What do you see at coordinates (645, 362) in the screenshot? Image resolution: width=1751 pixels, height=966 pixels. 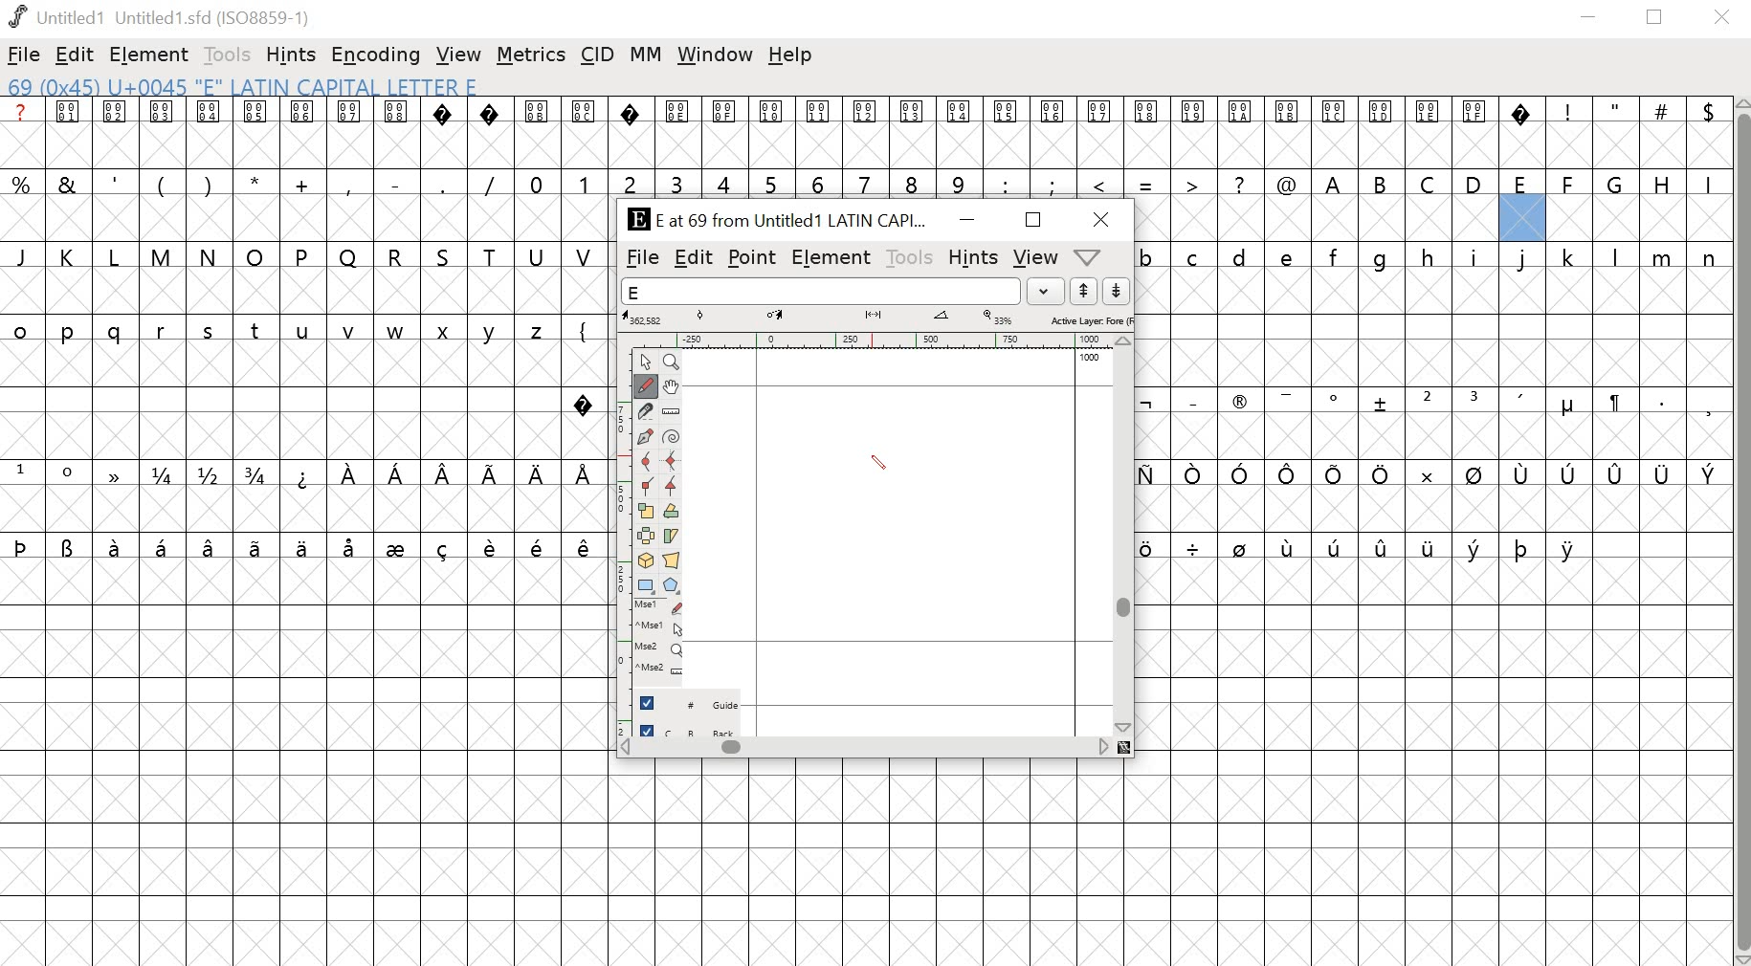 I see `Point` at bounding box center [645, 362].